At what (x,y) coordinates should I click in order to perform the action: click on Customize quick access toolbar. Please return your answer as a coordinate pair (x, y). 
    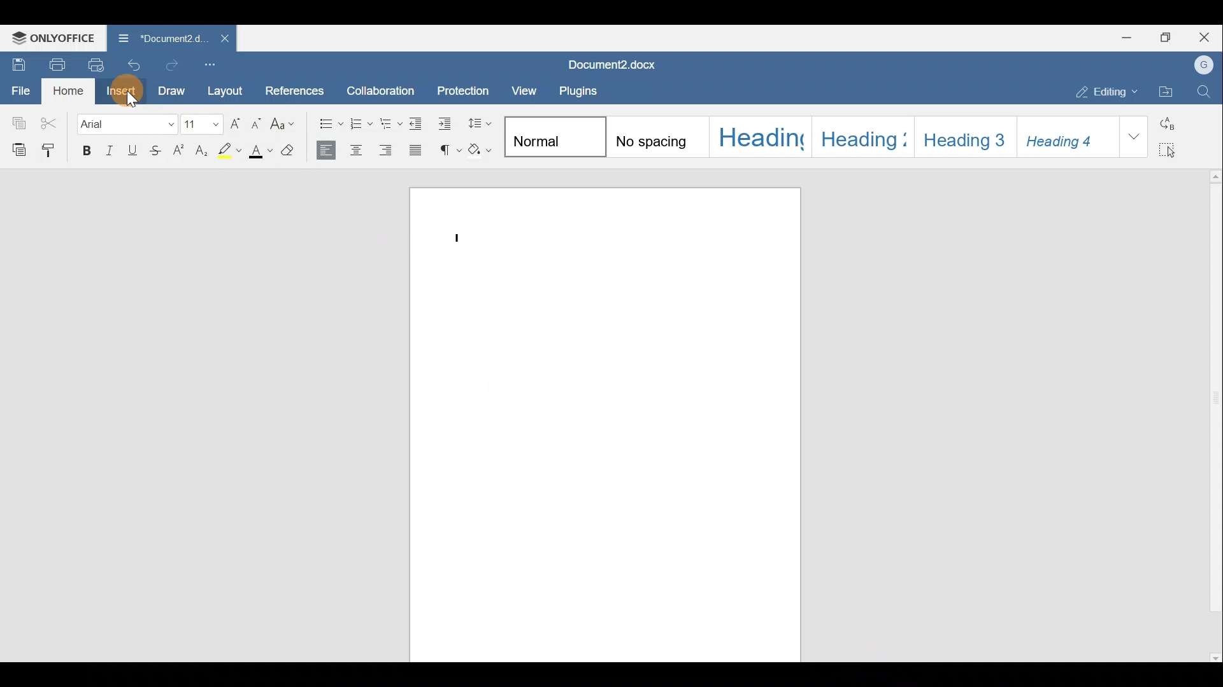
    Looking at the image, I should click on (215, 65).